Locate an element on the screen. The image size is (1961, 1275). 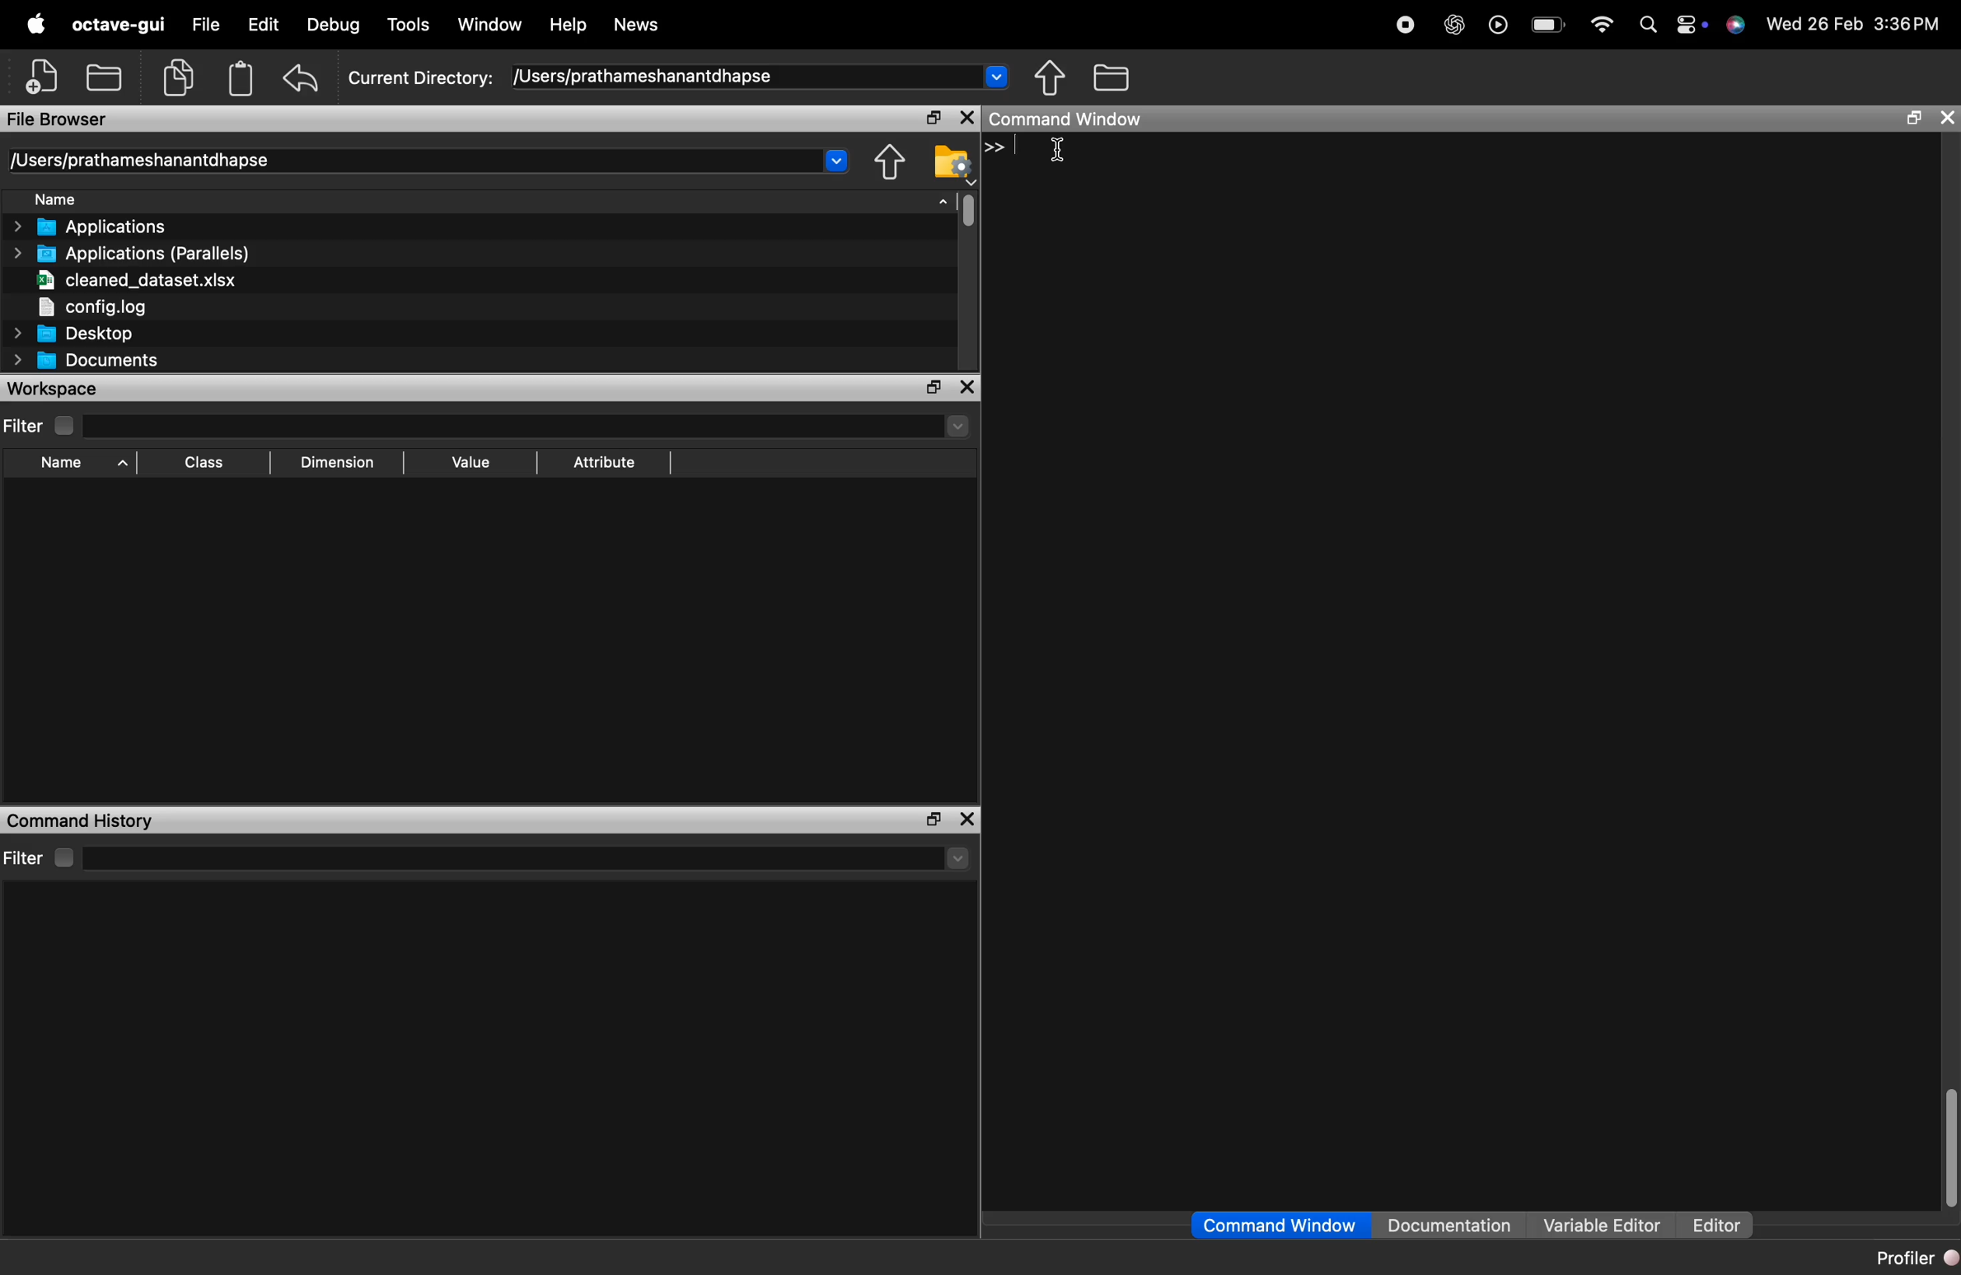
File Browser is located at coordinates (456, 119).